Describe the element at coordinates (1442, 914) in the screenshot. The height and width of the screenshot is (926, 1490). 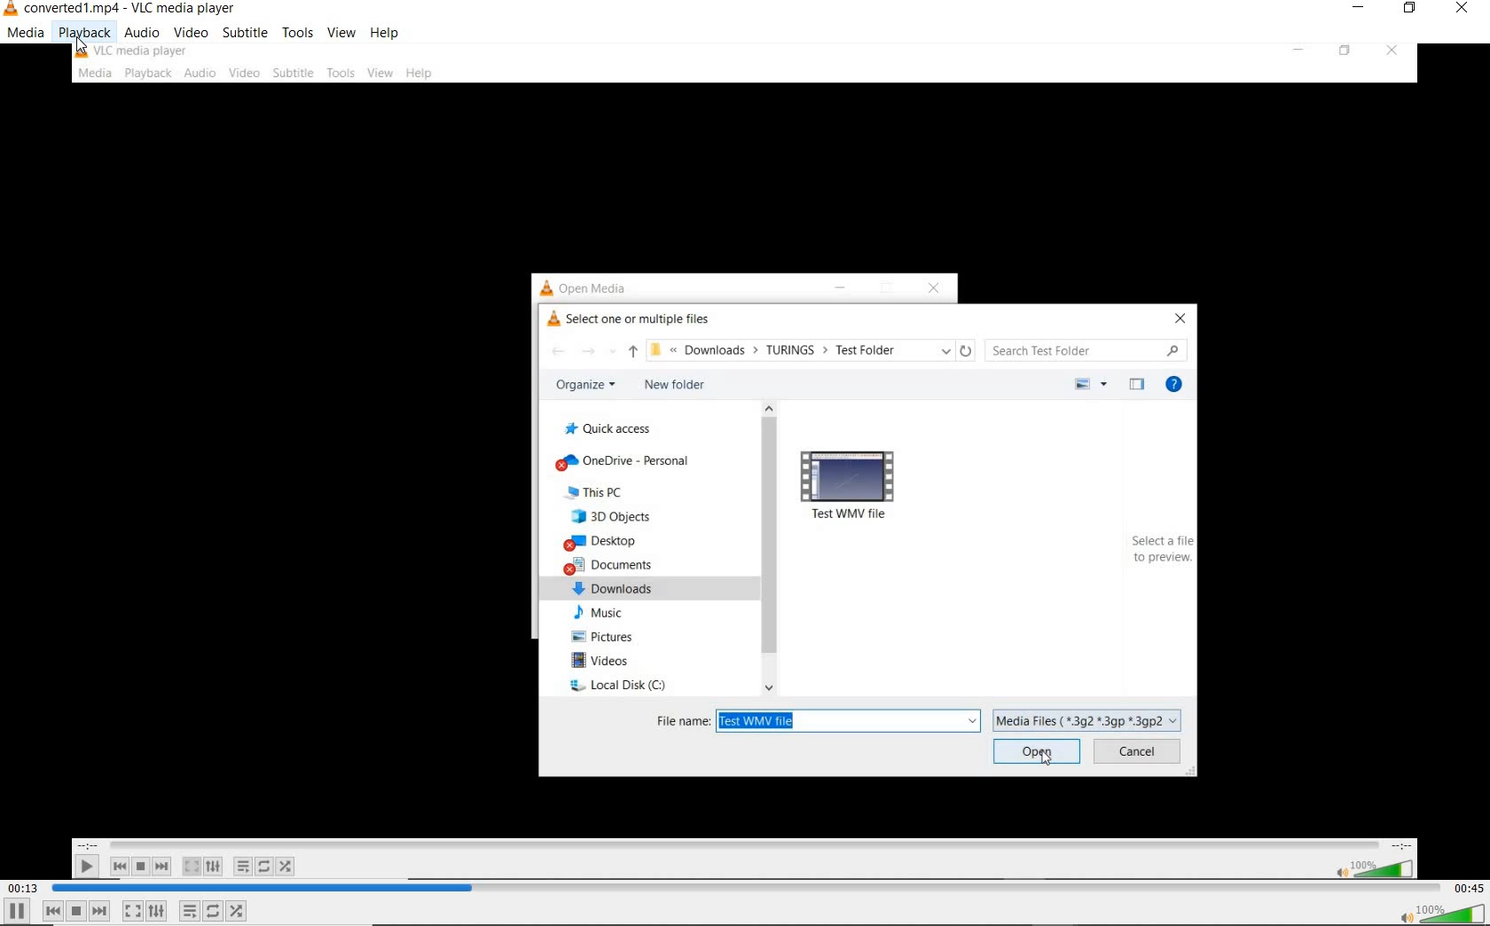
I see `volume button` at that location.